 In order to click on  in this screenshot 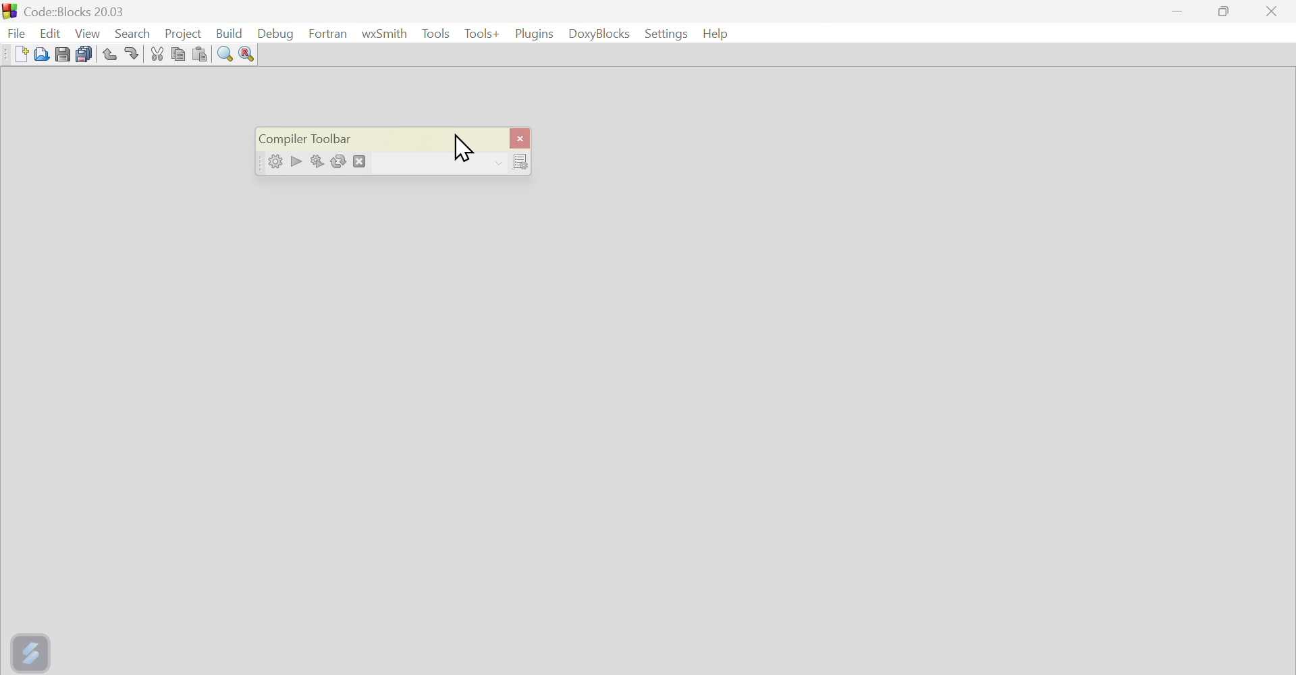, I will do `click(63, 53)`.